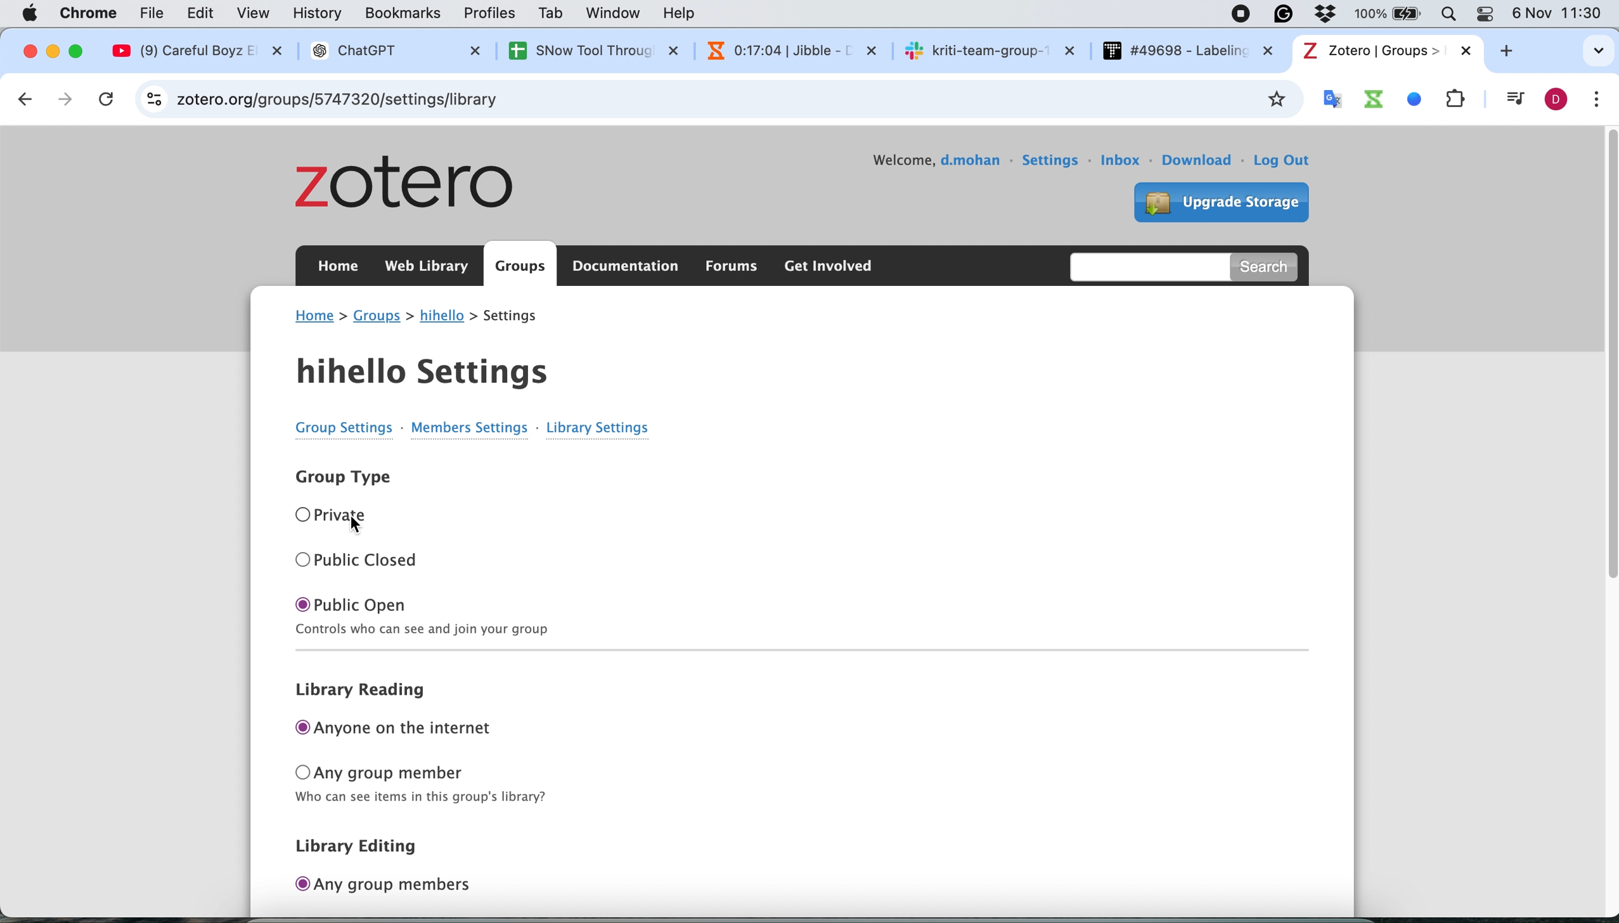 The height and width of the screenshot is (923, 1619). Describe the element at coordinates (989, 49) in the screenshot. I see `sk kriti-team-group-~  X` at that location.